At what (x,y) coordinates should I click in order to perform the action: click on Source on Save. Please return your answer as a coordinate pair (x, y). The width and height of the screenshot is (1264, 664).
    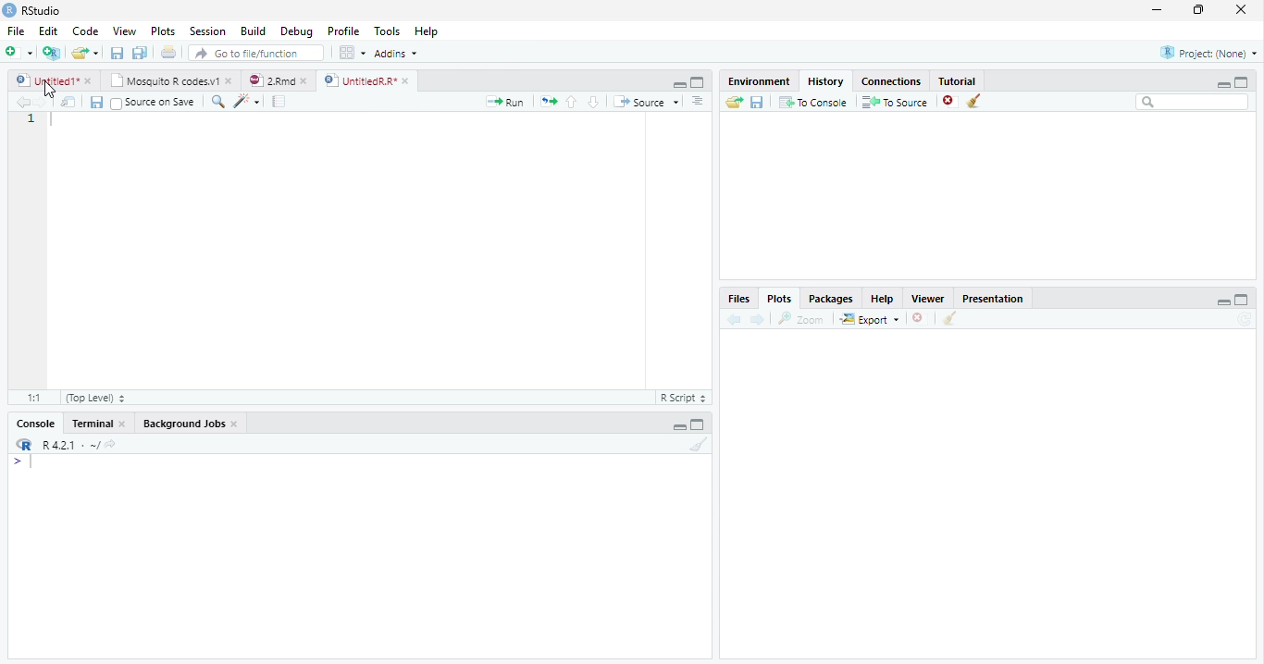
    Looking at the image, I should click on (153, 103).